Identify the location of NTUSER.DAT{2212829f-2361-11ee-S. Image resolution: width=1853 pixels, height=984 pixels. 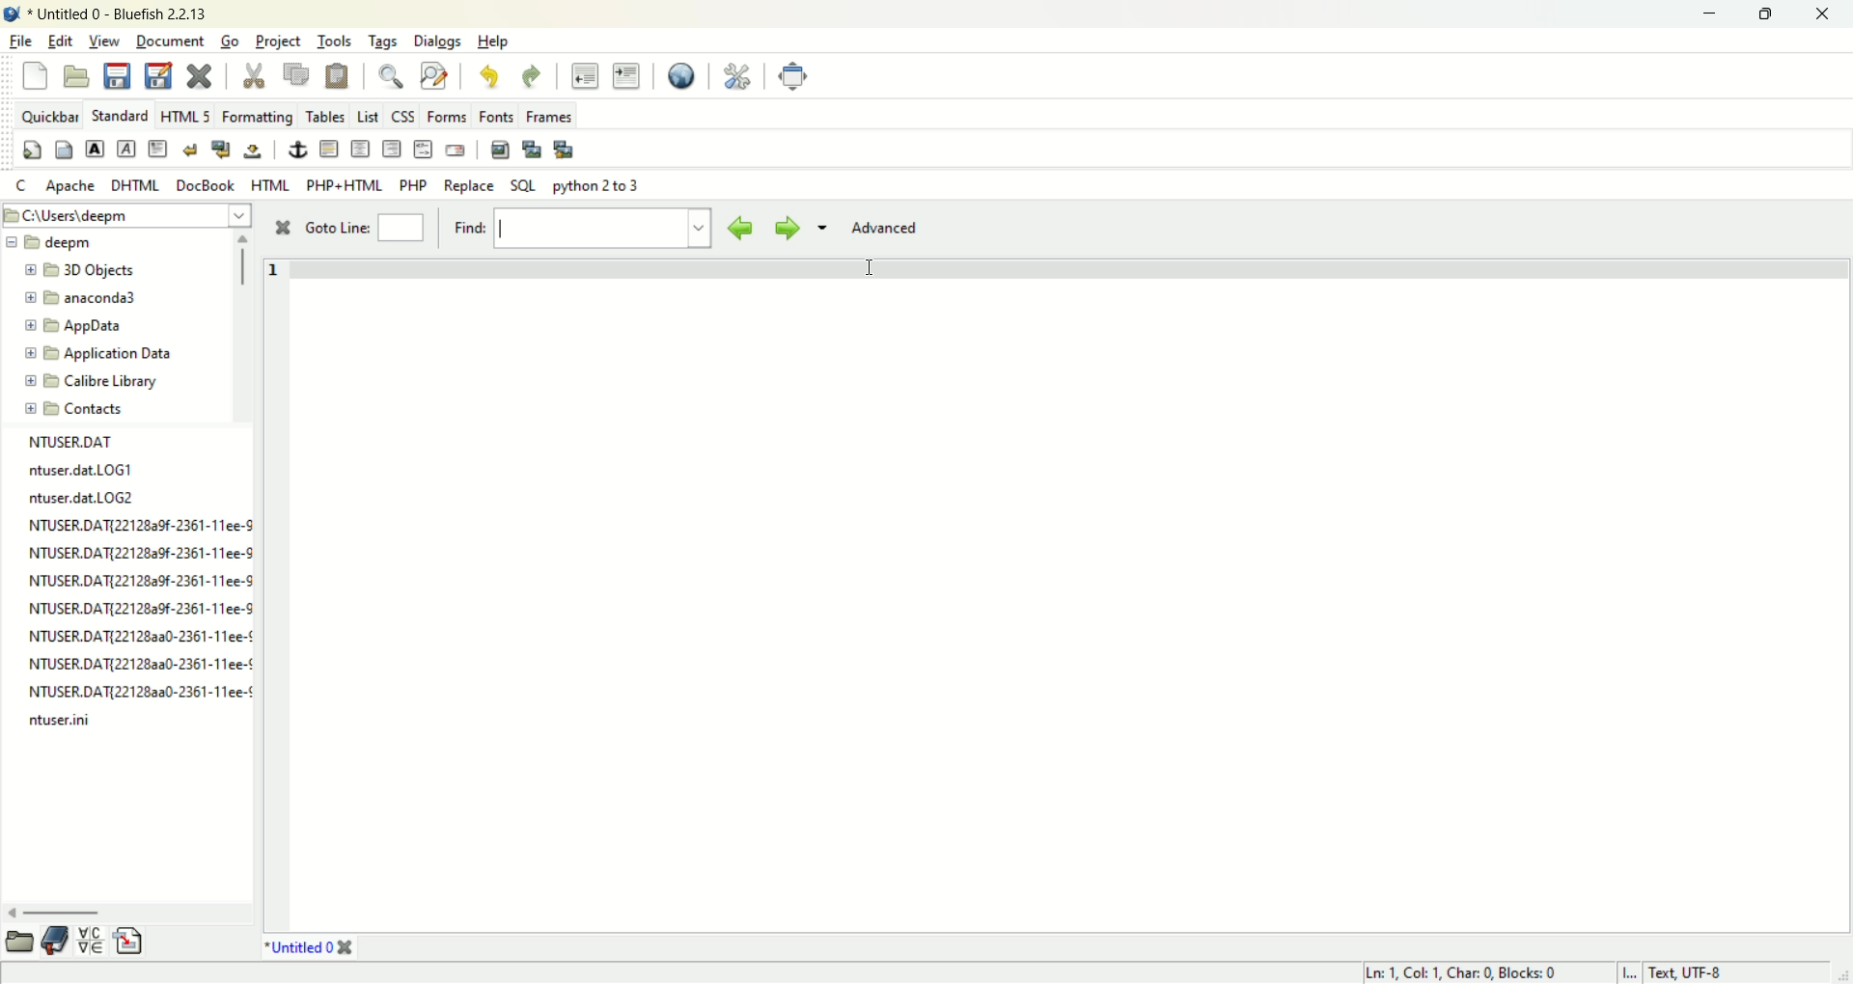
(137, 608).